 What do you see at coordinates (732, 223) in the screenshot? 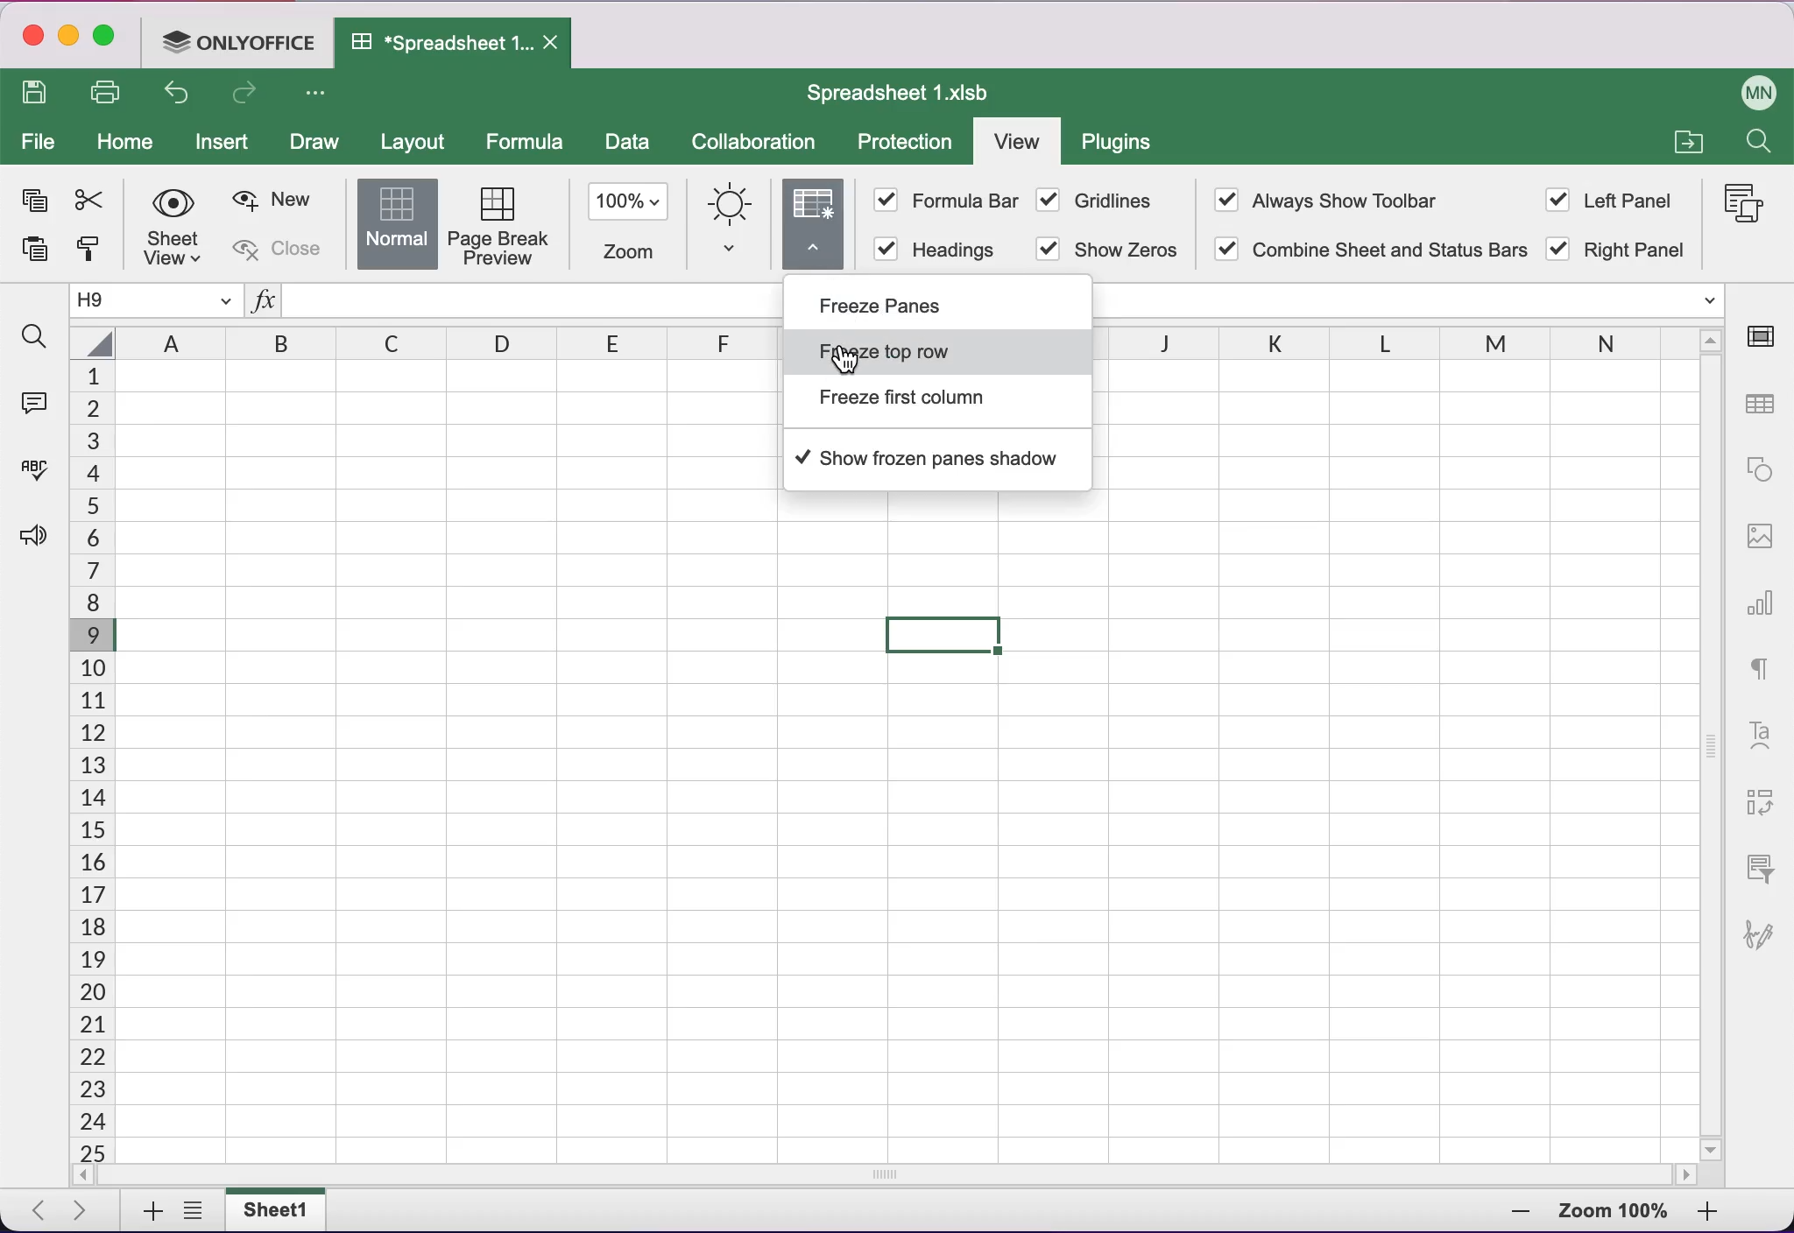
I see `interface theme` at bounding box center [732, 223].